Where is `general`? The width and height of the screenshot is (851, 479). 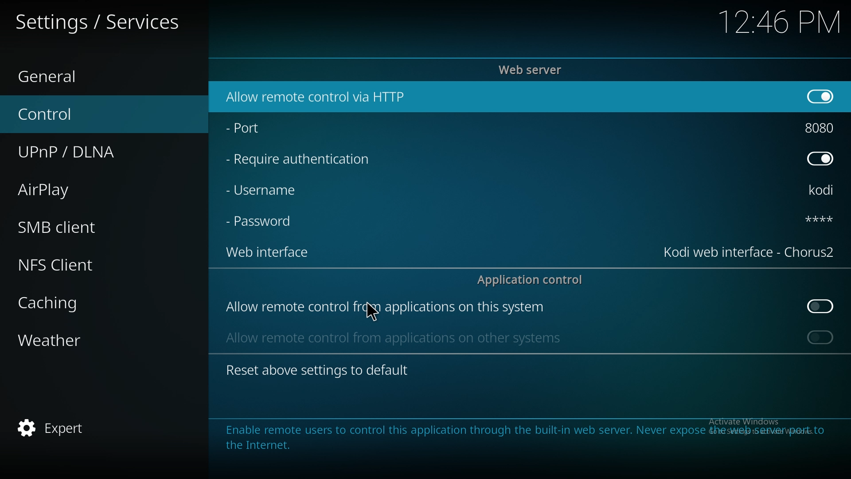
general is located at coordinates (75, 74).